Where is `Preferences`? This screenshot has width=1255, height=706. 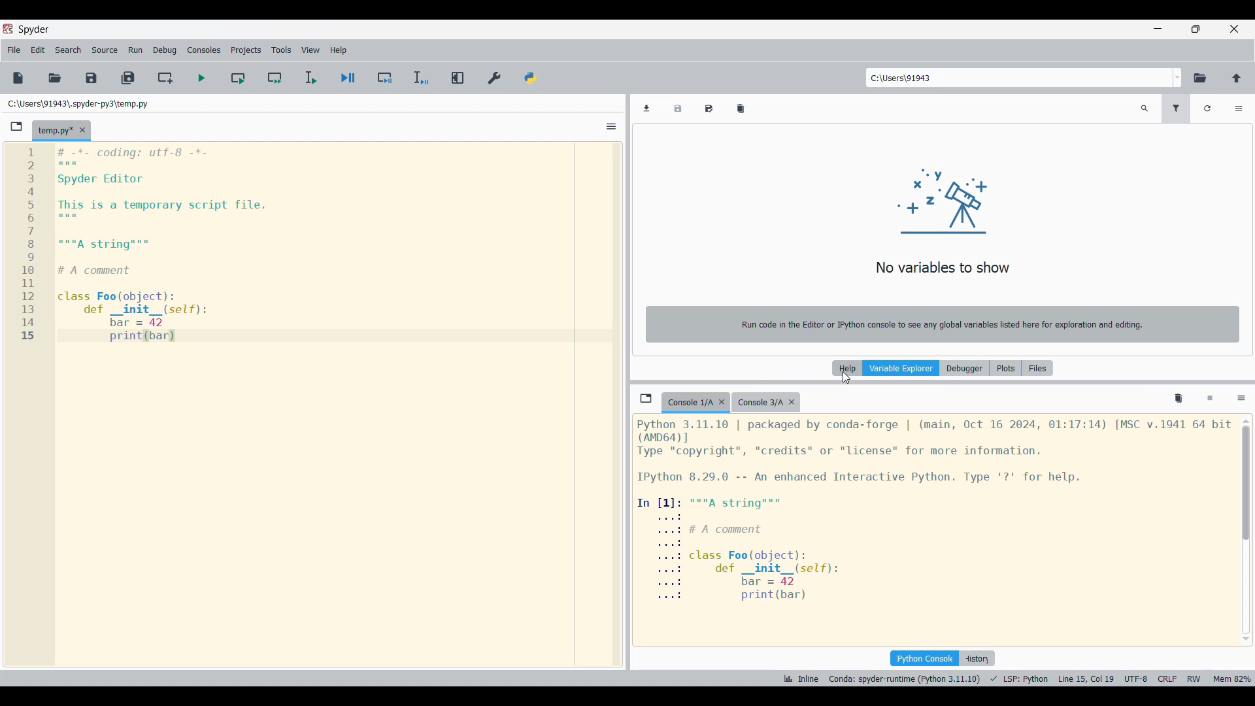
Preferences is located at coordinates (494, 78).